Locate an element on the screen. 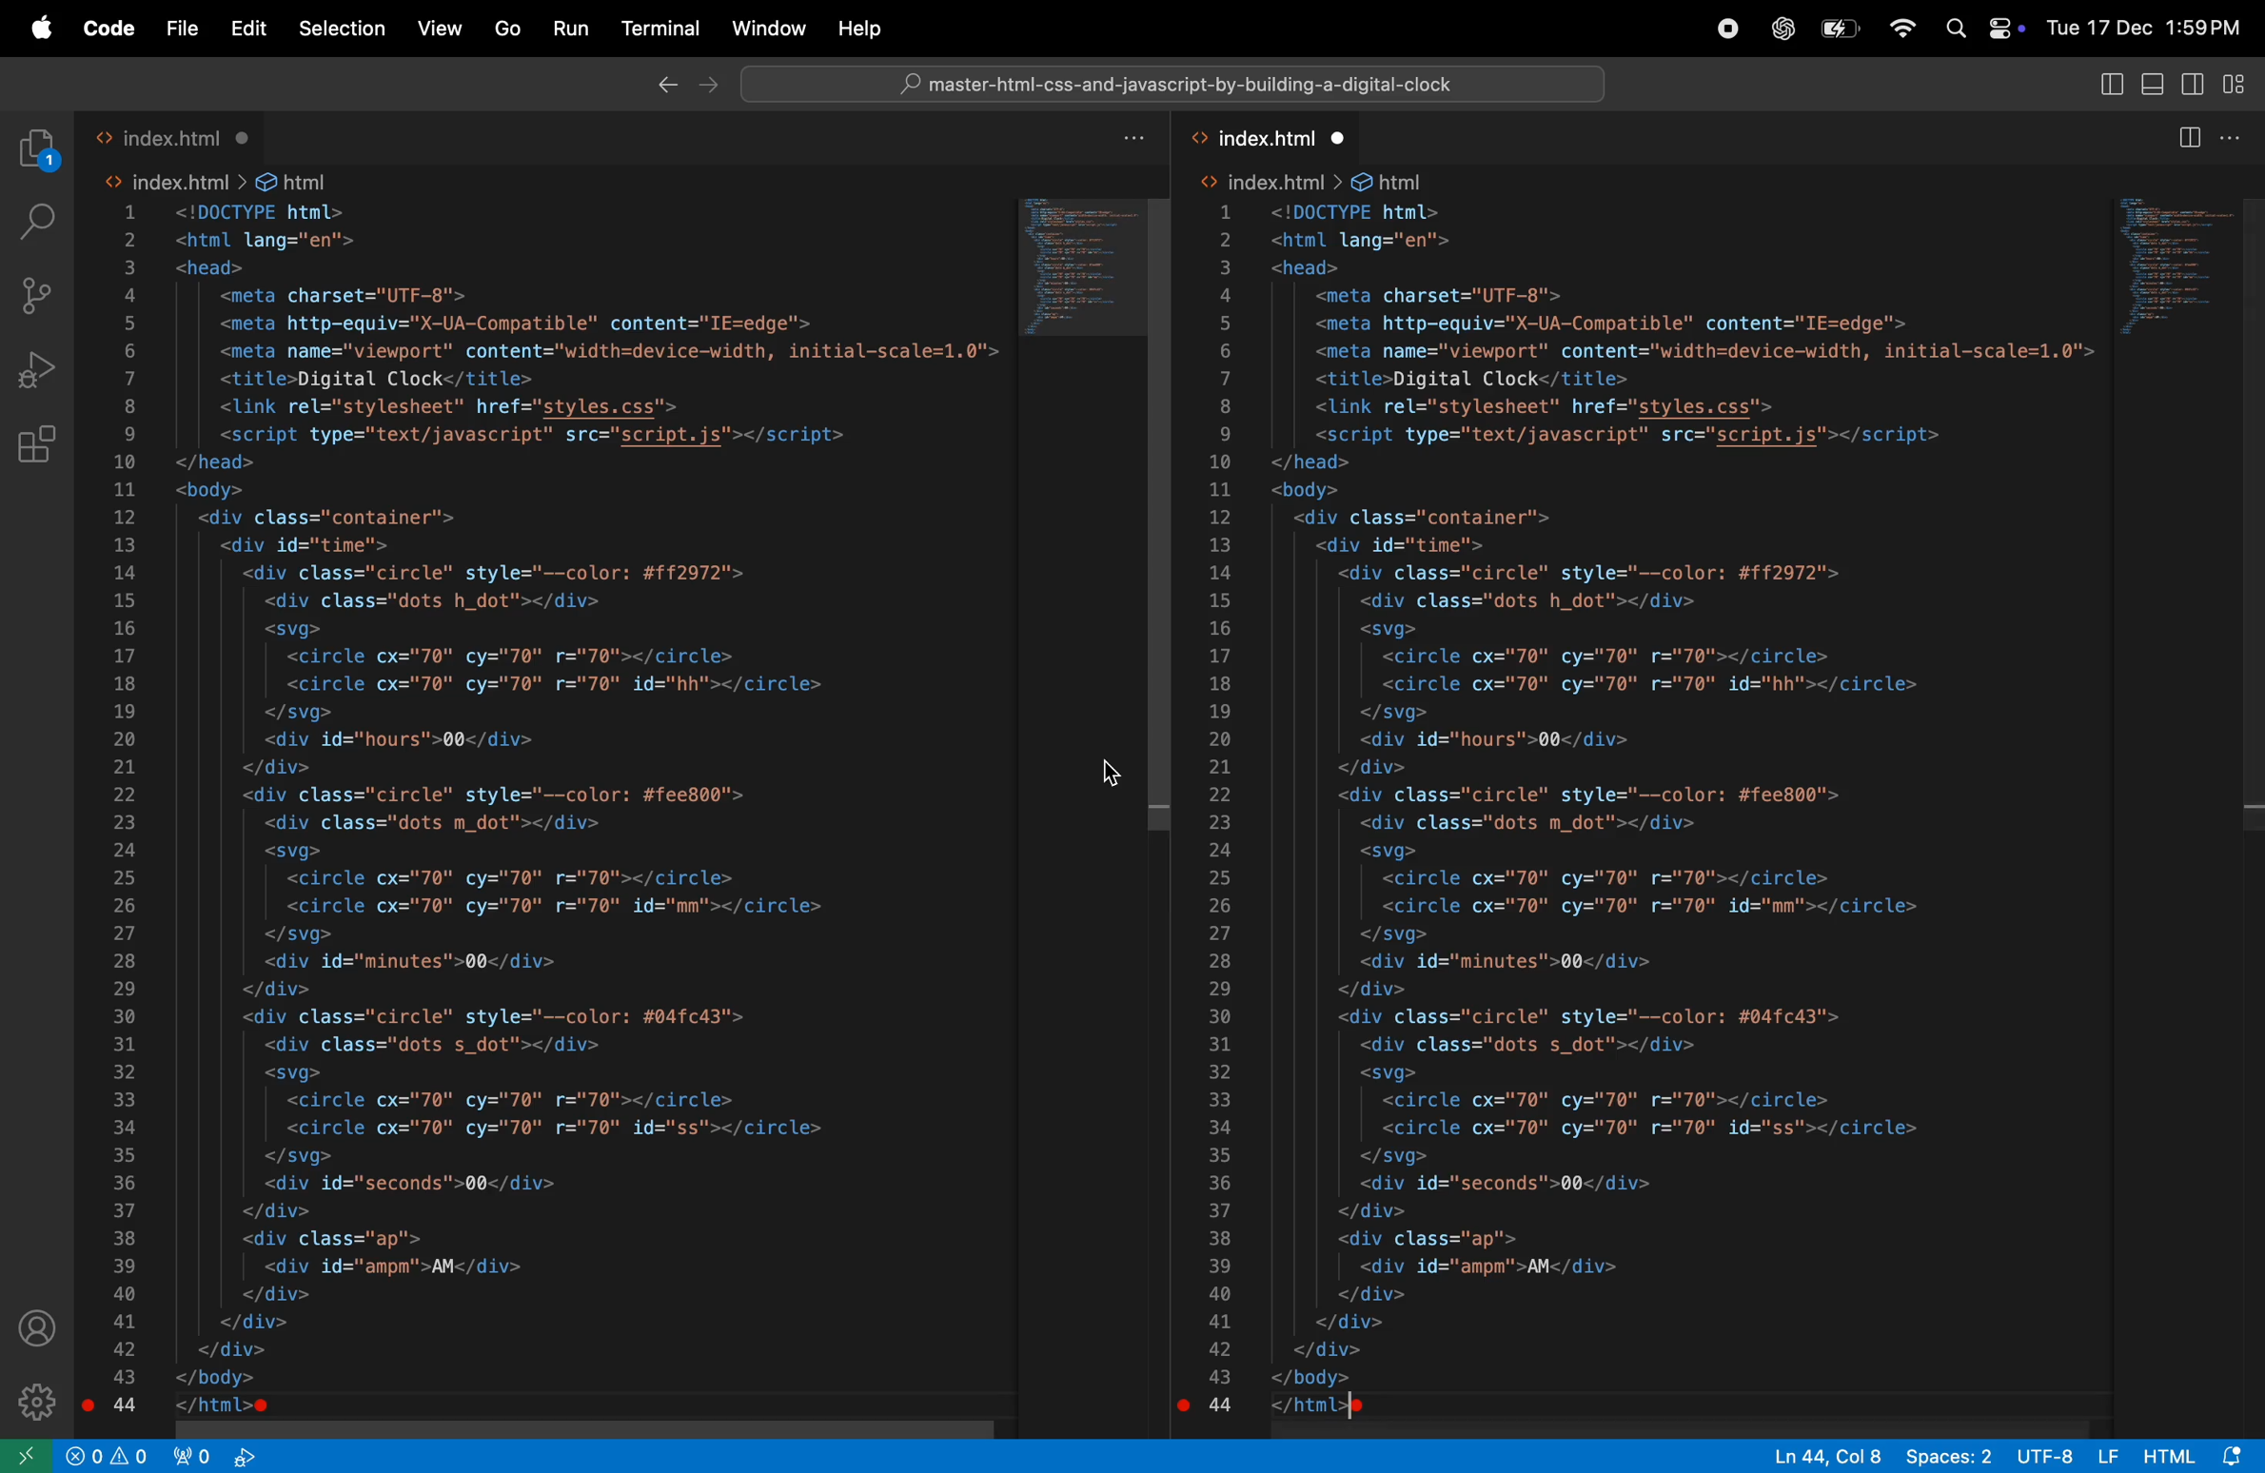 This screenshot has width=2265, height=1473. Go is located at coordinates (506, 27).